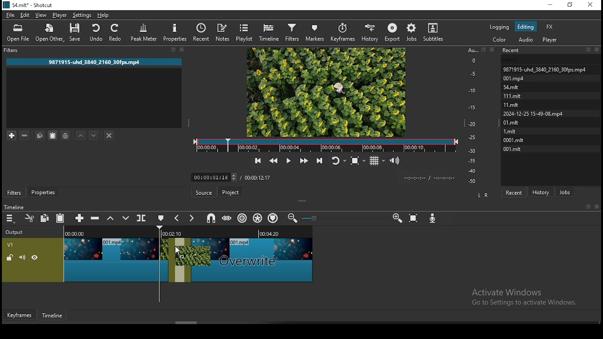 The height and width of the screenshot is (339, 603). Describe the element at coordinates (96, 32) in the screenshot. I see `undo` at that location.